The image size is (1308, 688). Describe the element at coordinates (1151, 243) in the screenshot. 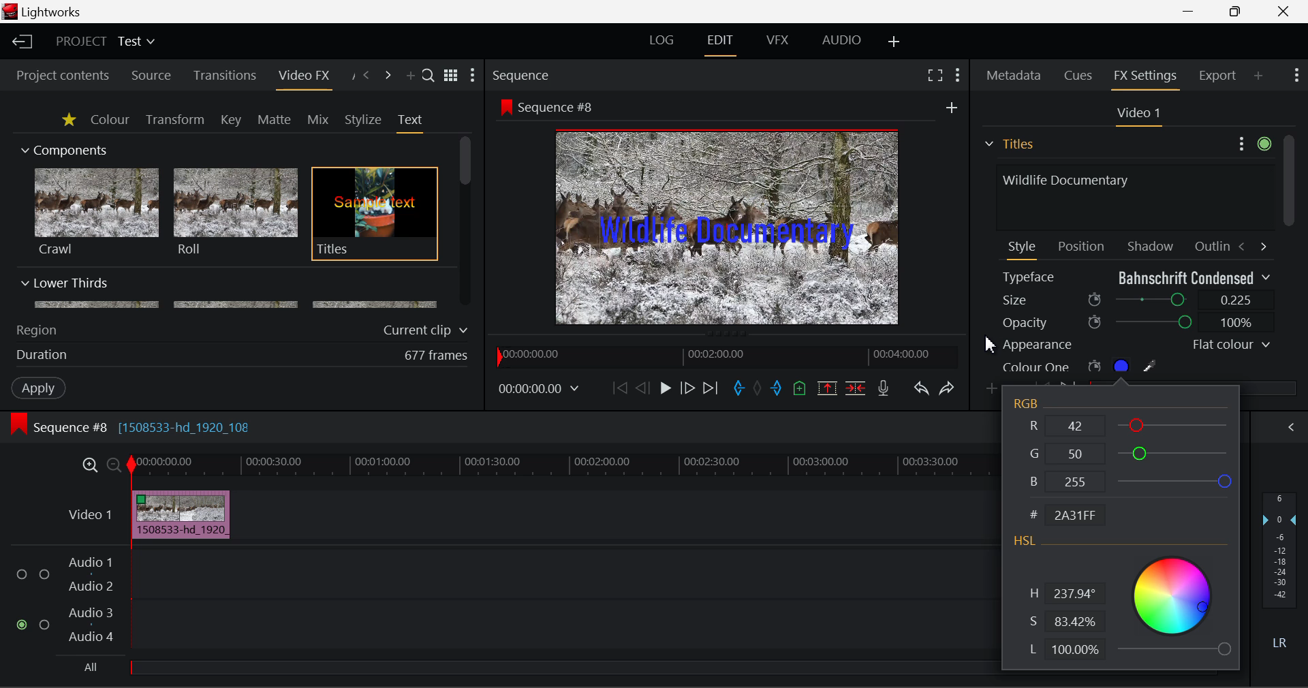

I see `Shadow` at that location.